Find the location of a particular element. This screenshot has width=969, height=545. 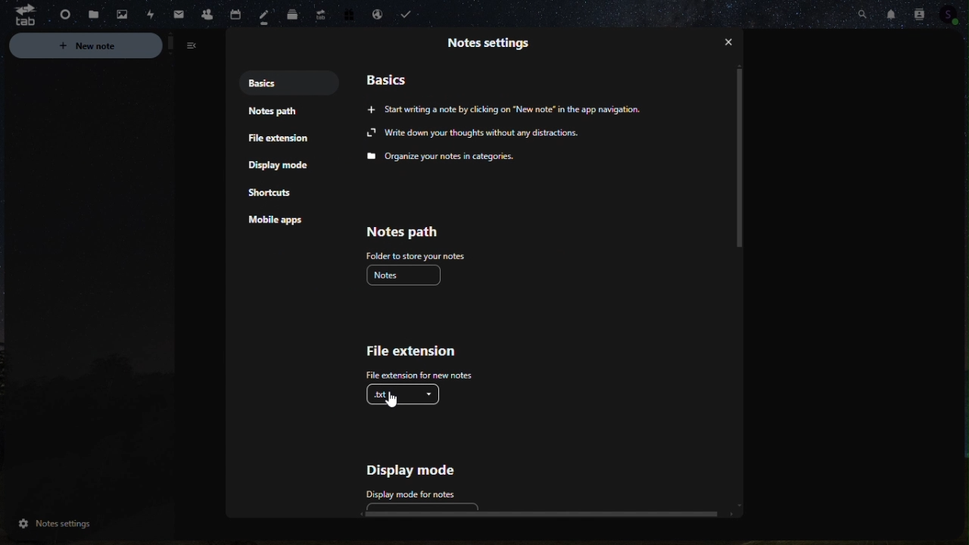

Contacts is located at coordinates (919, 13).